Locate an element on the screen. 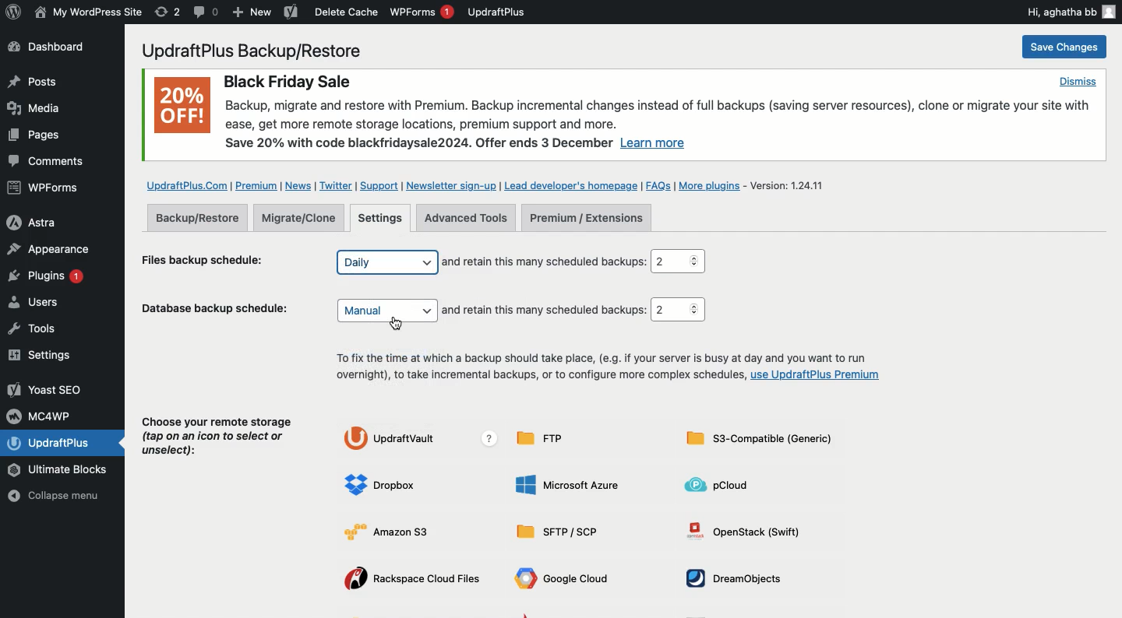 The width and height of the screenshot is (1122, 618). 2 is located at coordinates (681, 262).